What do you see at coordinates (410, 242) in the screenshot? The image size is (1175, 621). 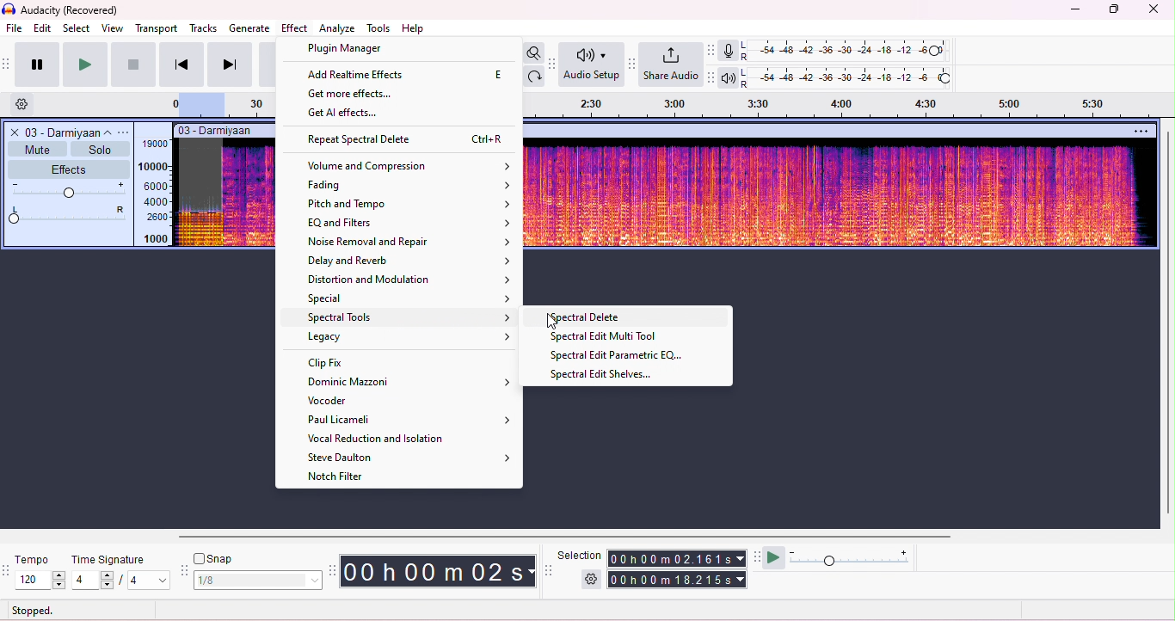 I see `noise removal and reoair` at bounding box center [410, 242].